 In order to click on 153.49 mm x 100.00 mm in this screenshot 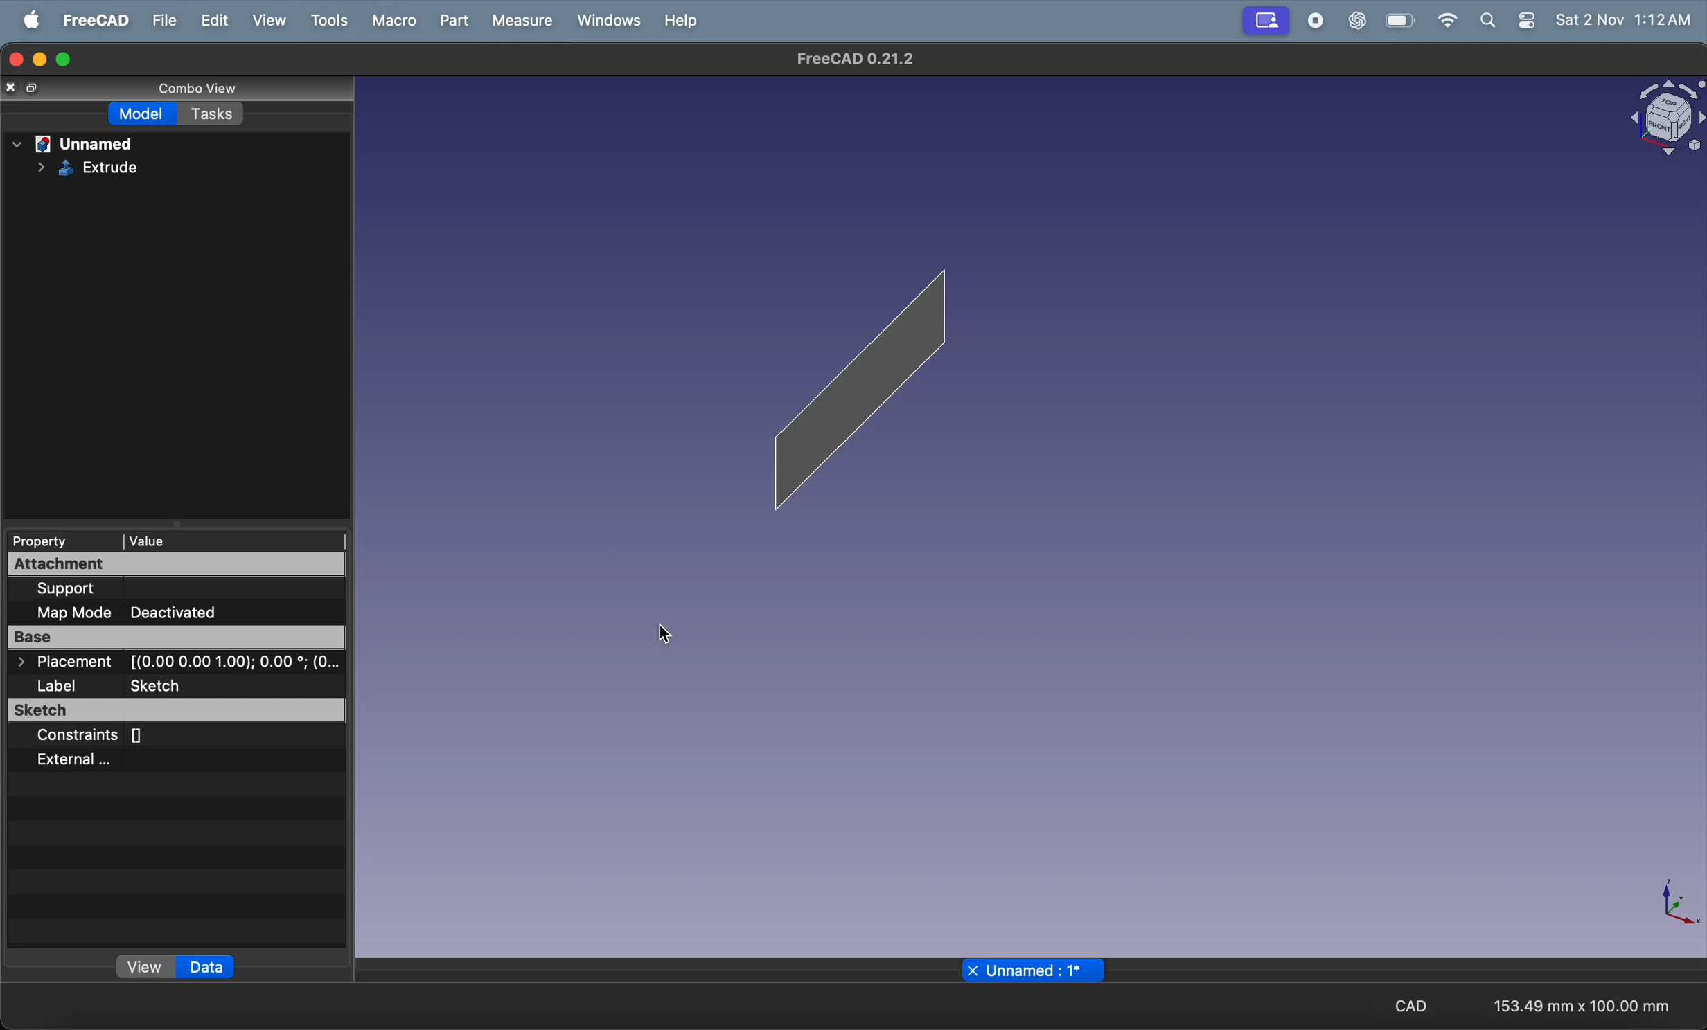, I will do `click(1582, 1006)`.